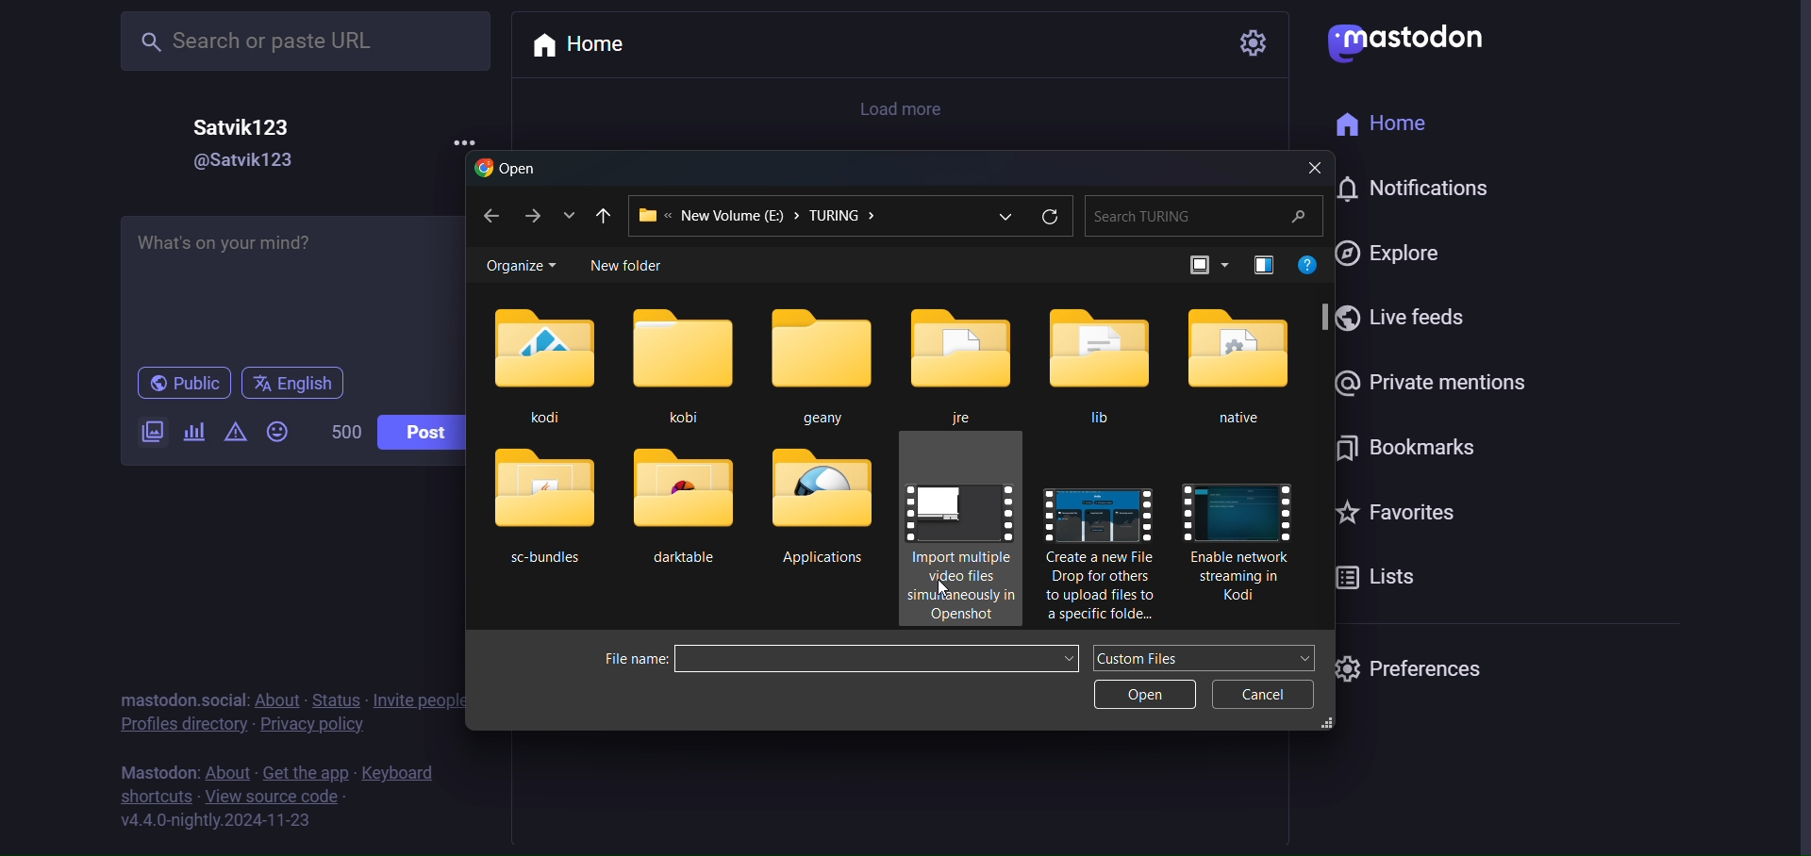 The width and height of the screenshot is (1811, 856). I want to click on sc-bundles, so click(543, 510).